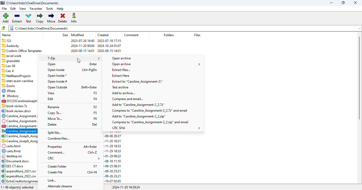  I want to click on open outside, so click(58, 87).